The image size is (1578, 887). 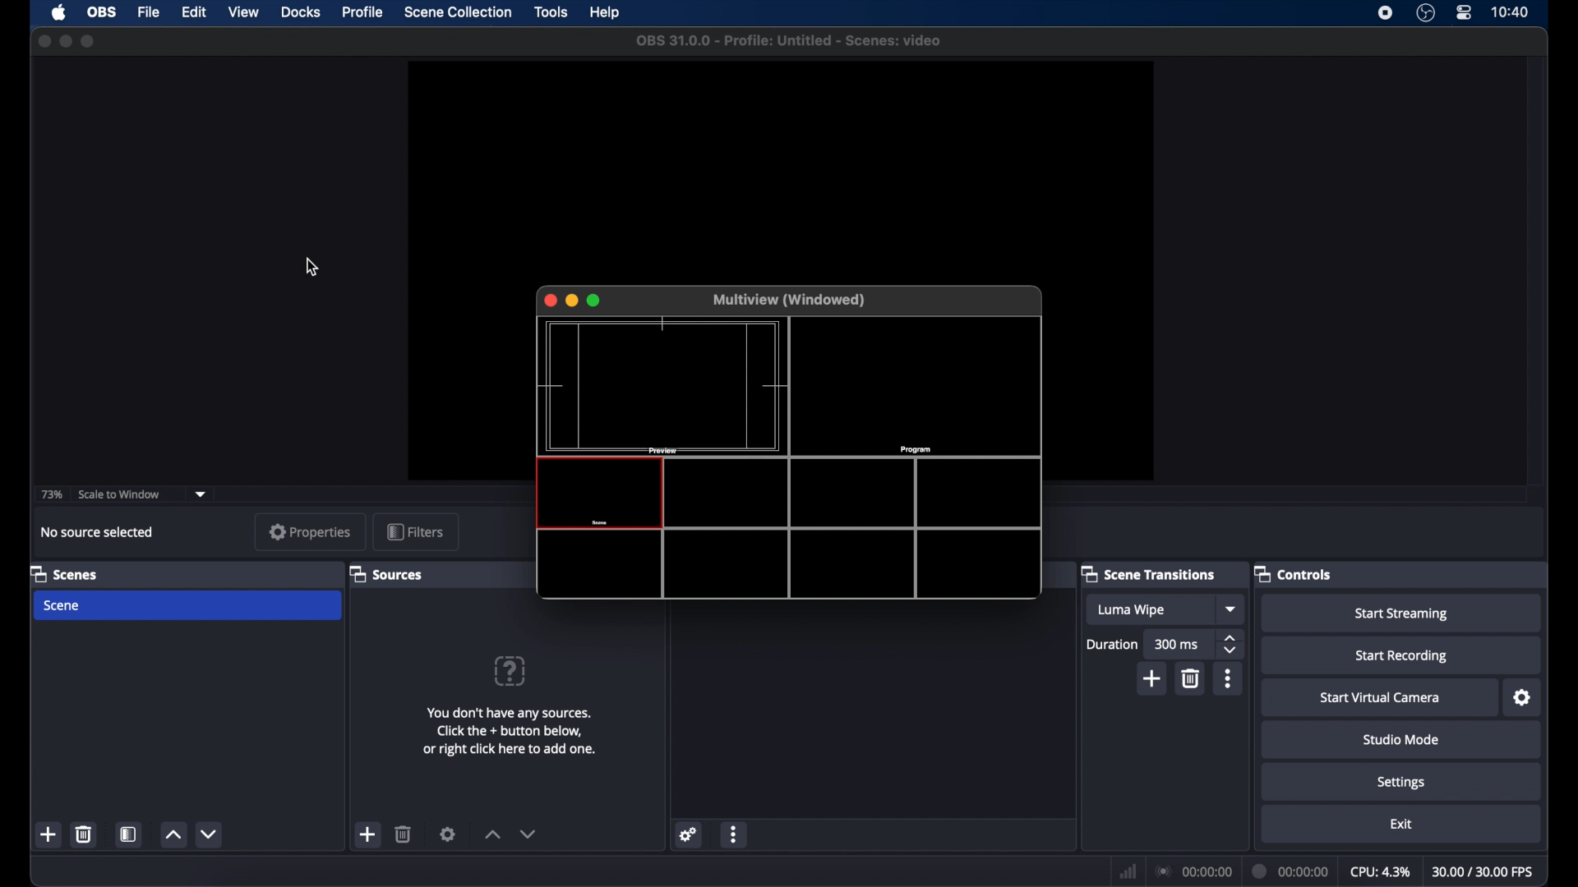 What do you see at coordinates (404, 834) in the screenshot?
I see `delete` at bounding box center [404, 834].